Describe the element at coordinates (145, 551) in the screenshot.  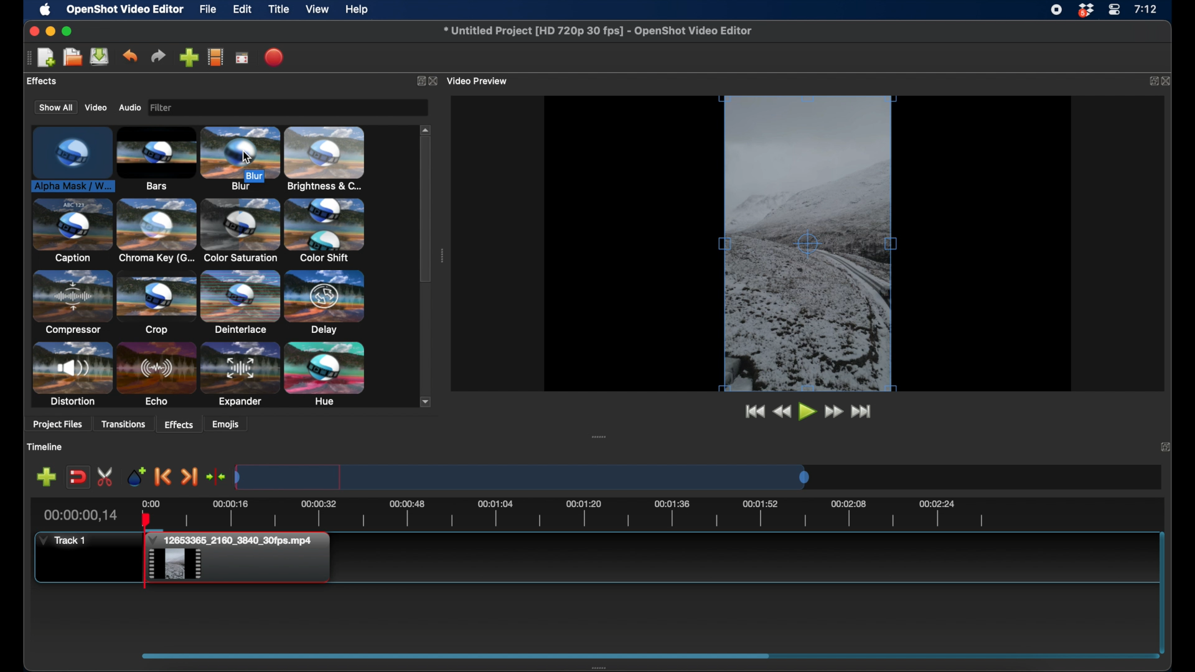
I see `playhead` at that location.